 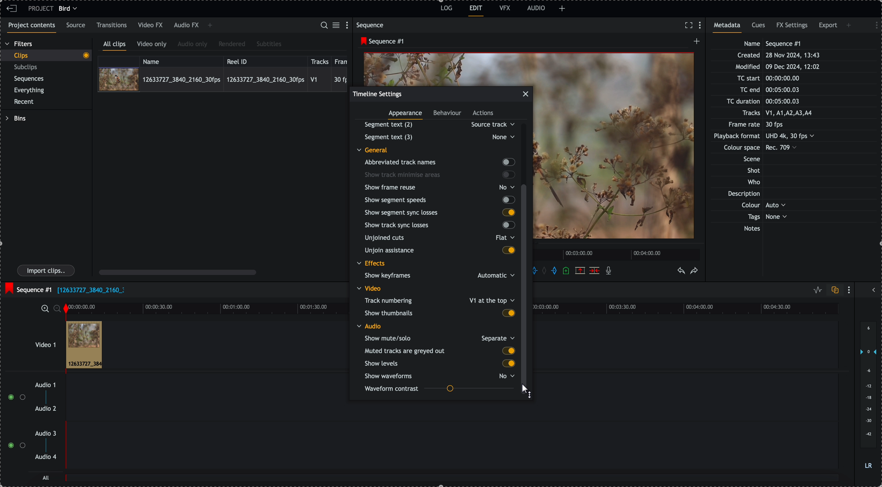 What do you see at coordinates (54, 9) in the screenshot?
I see `project bird` at bounding box center [54, 9].